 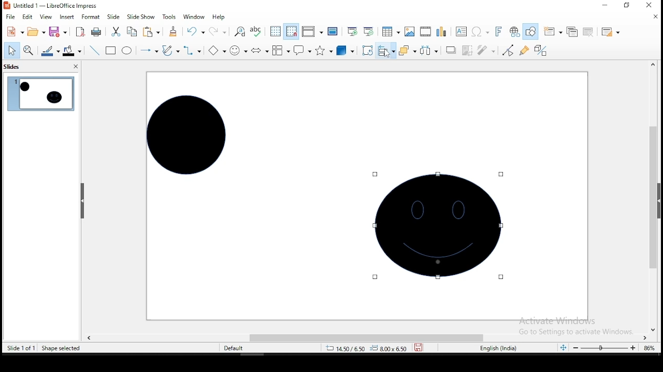 What do you see at coordinates (91, 17) in the screenshot?
I see `format` at bounding box center [91, 17].